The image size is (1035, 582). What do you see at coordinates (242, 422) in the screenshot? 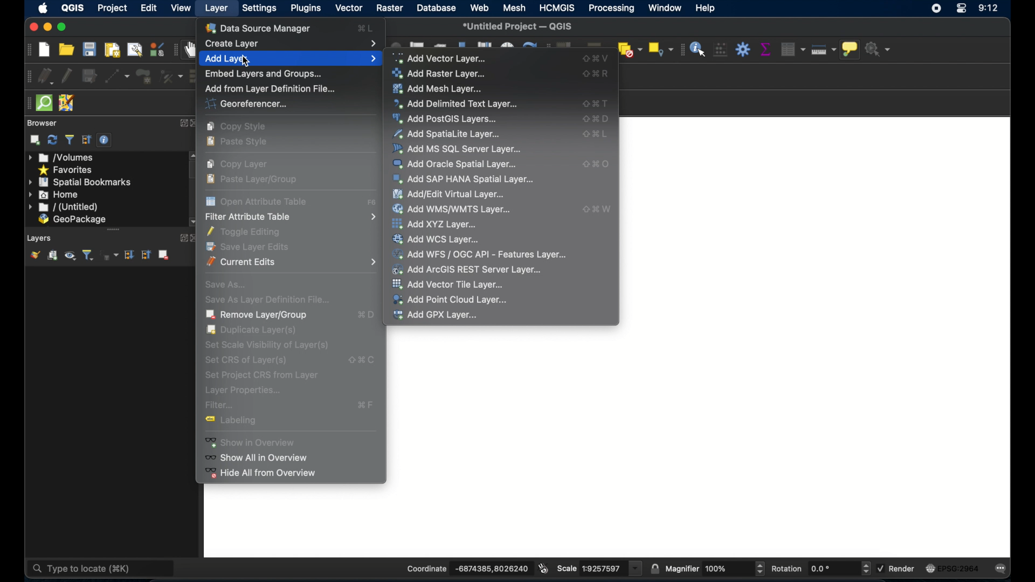
I see `Labelling` at bounding box center [242, 422].